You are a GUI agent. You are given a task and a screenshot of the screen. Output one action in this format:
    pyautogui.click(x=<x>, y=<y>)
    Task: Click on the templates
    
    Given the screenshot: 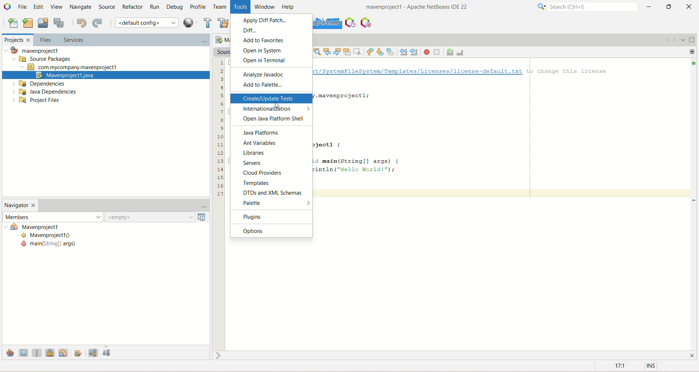 What is the action you would take?
    pyautogui.click(x=272, y=184)
    